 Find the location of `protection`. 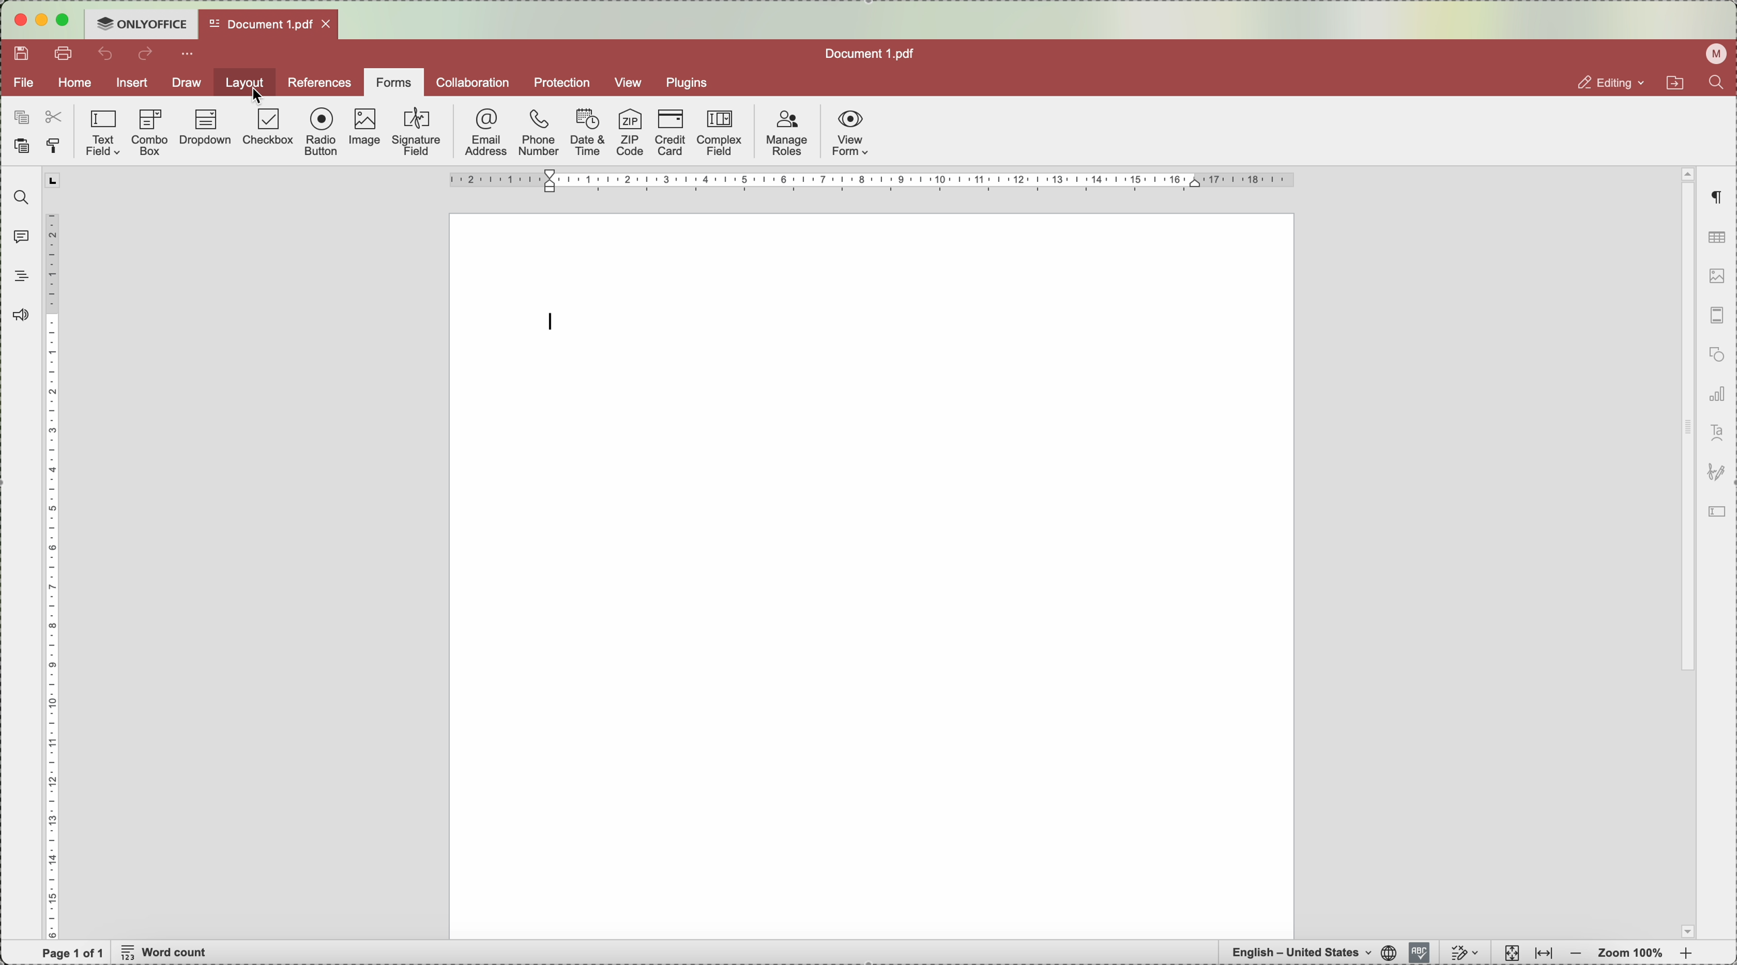

protection is located at coordinates (562, 84).